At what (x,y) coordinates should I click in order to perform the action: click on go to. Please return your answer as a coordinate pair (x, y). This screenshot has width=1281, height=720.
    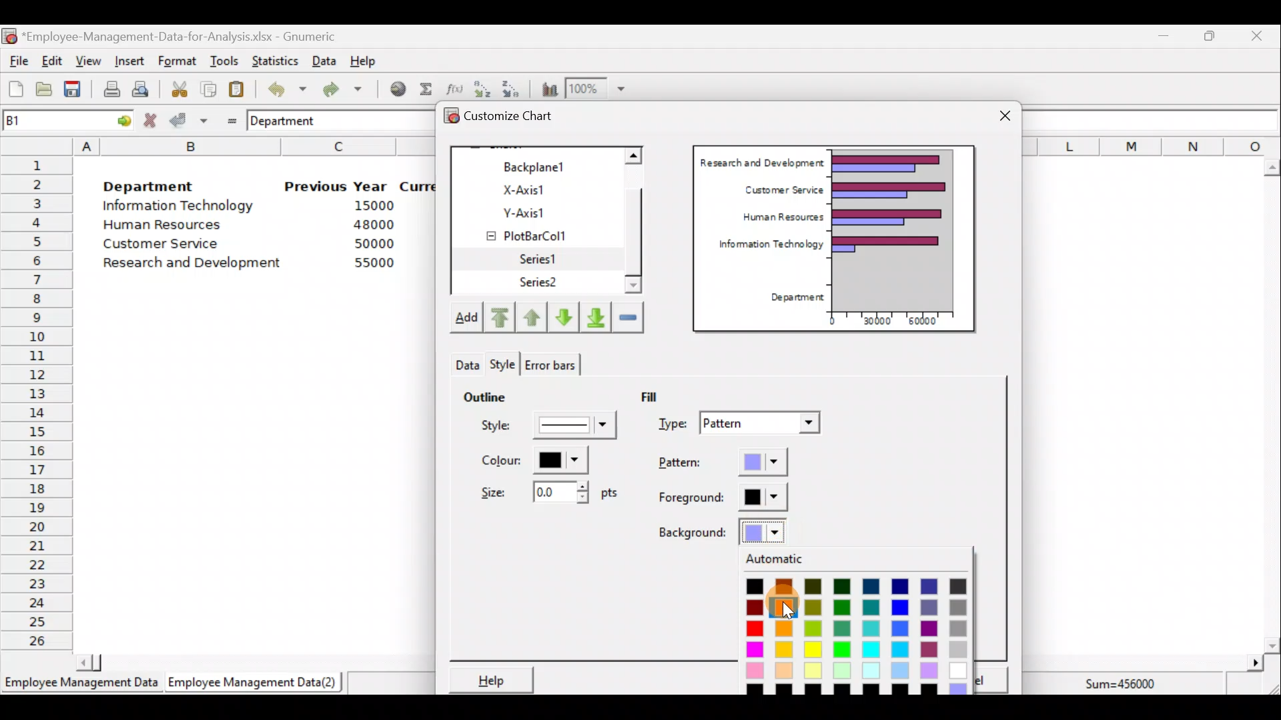
    Looking at the image, I should click on (119, 119).